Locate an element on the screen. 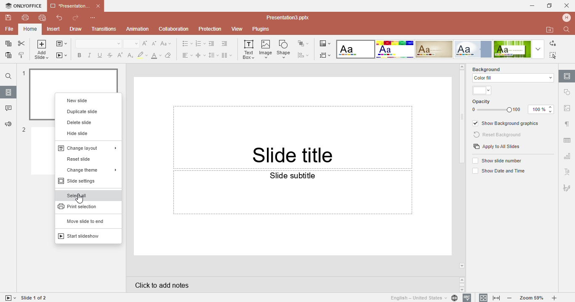 The height and width of the screenshot is (302, 575). Paragraph settings is located at coordinates (567, 124).